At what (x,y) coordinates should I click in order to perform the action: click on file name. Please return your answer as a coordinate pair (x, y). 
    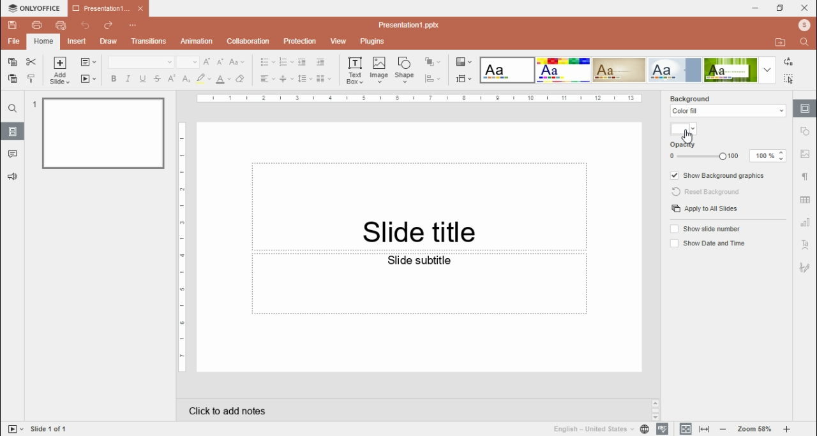
    Looking at the image, I should click on (415, 24).